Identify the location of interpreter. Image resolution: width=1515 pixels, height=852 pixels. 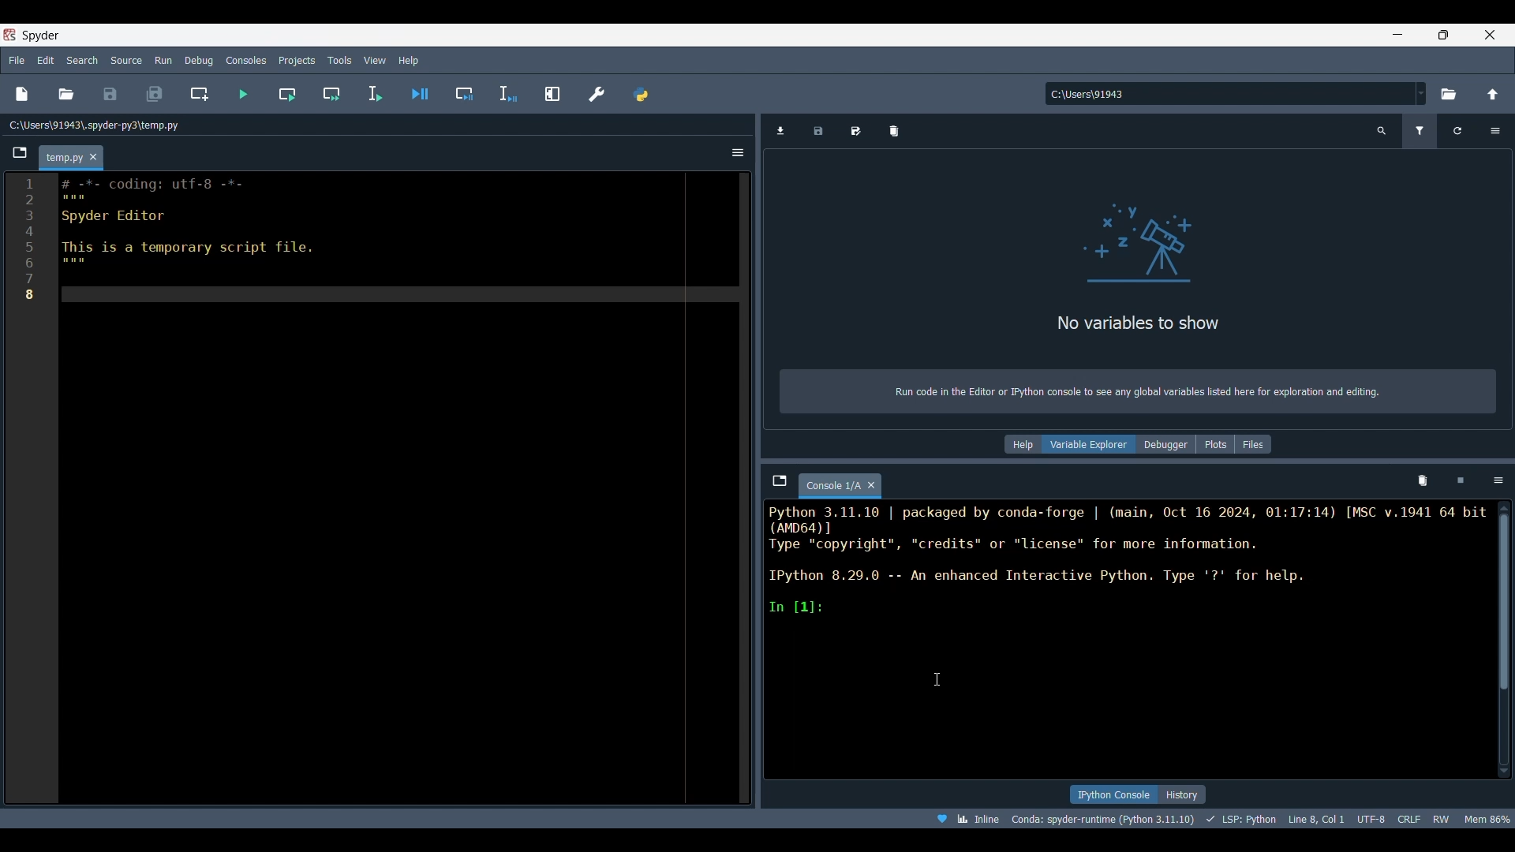
(1104, 819).